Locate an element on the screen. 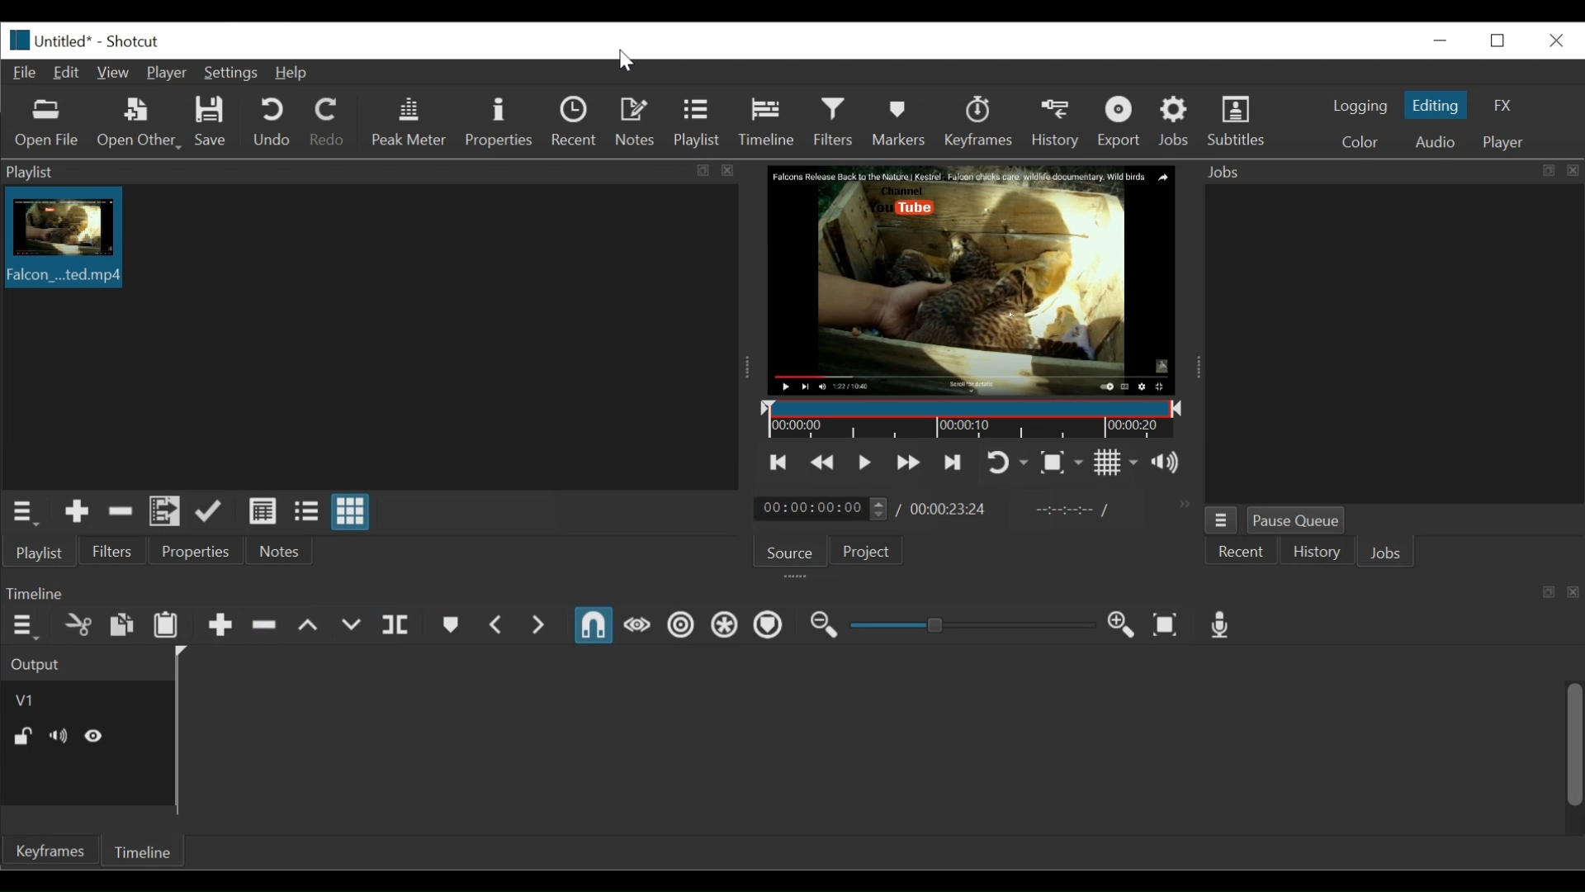  Color is located at coordinates (1365, 140).